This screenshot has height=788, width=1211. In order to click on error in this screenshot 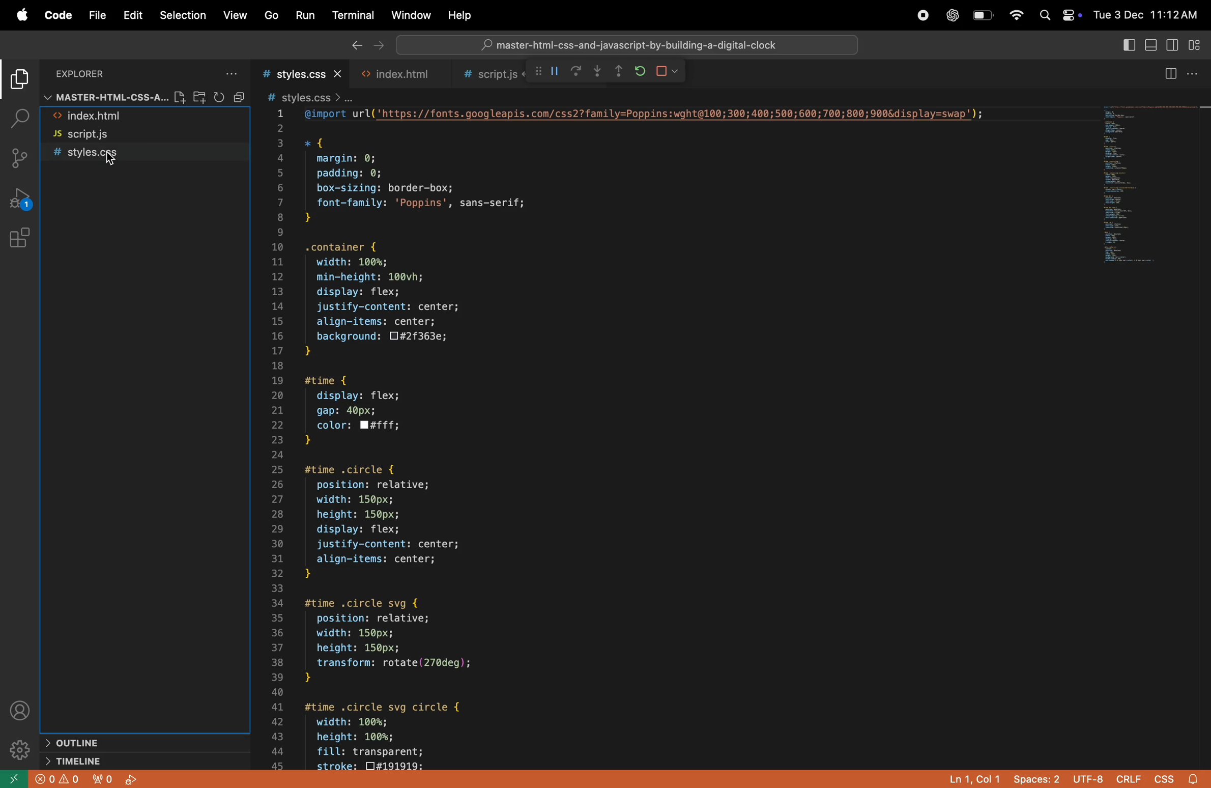, I will do `click(53, 779)`.